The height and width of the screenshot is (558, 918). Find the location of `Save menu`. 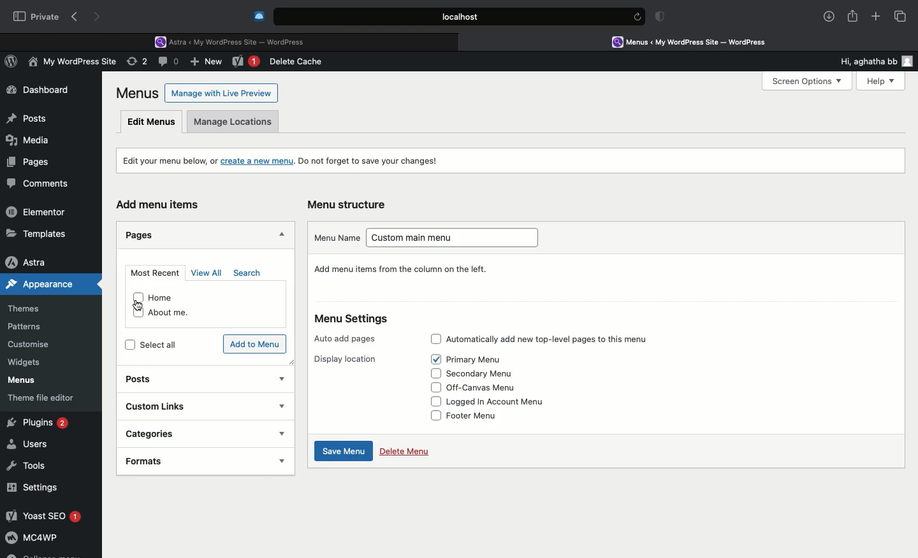

Save menu is located at coordinates (341, 452).